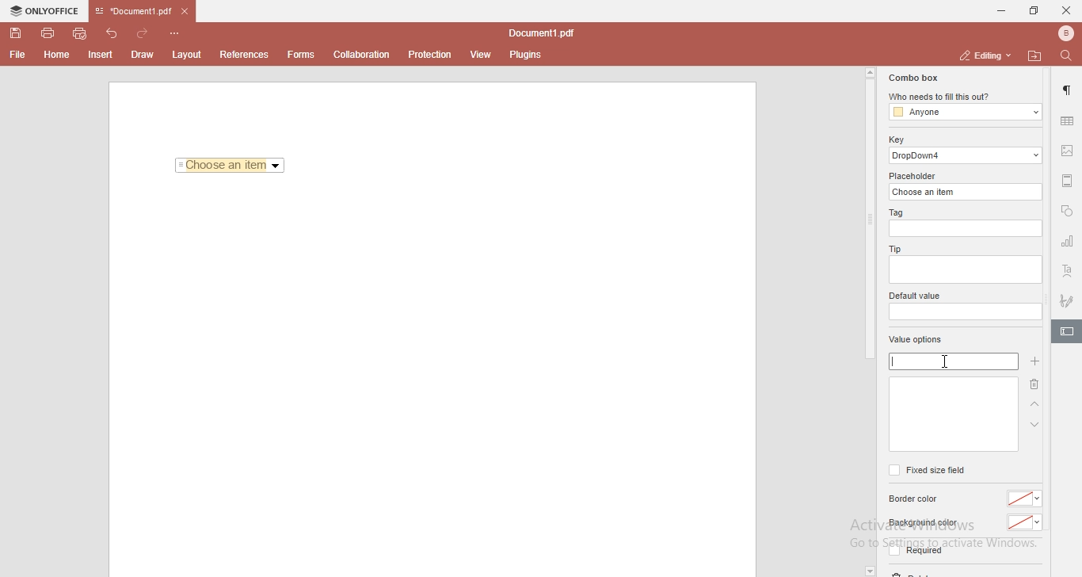  Describe the element at coordinates (964, 271) in the screenshot. I see `empty box` at that location.